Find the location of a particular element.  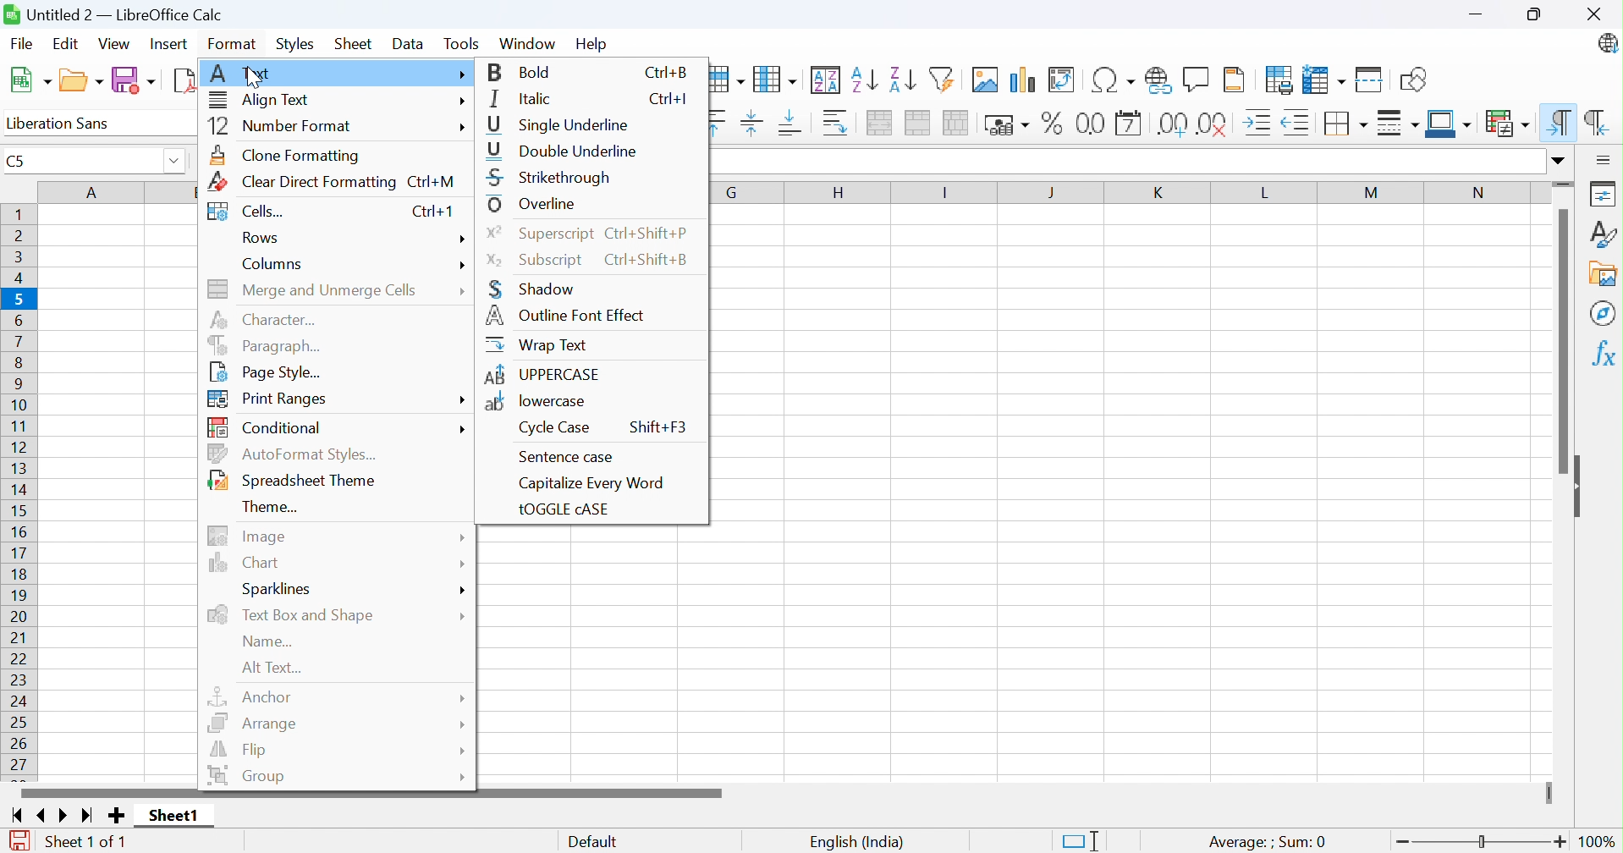

View is located at coordinates (115, 44).